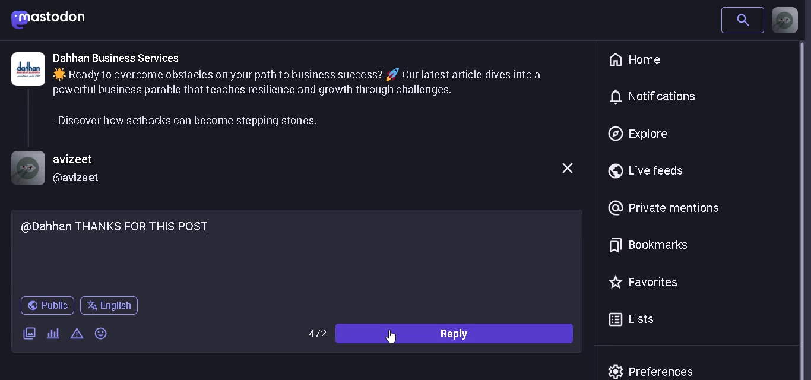 This screenshot has width=811, height=380. Describe the element at coordinates (458, 333) in the screenshot. I see `reply bar` at that location.